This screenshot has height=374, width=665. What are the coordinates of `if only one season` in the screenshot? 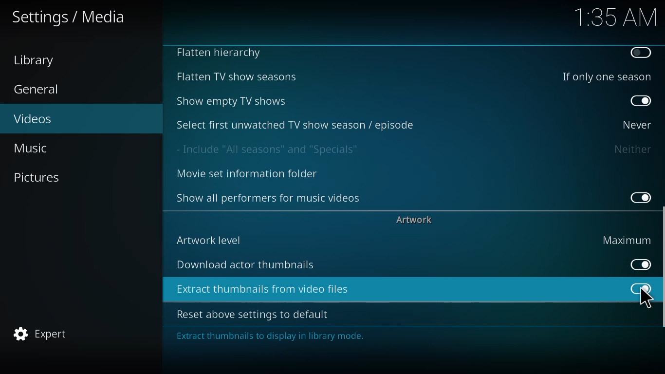 It's located at (605, 76).